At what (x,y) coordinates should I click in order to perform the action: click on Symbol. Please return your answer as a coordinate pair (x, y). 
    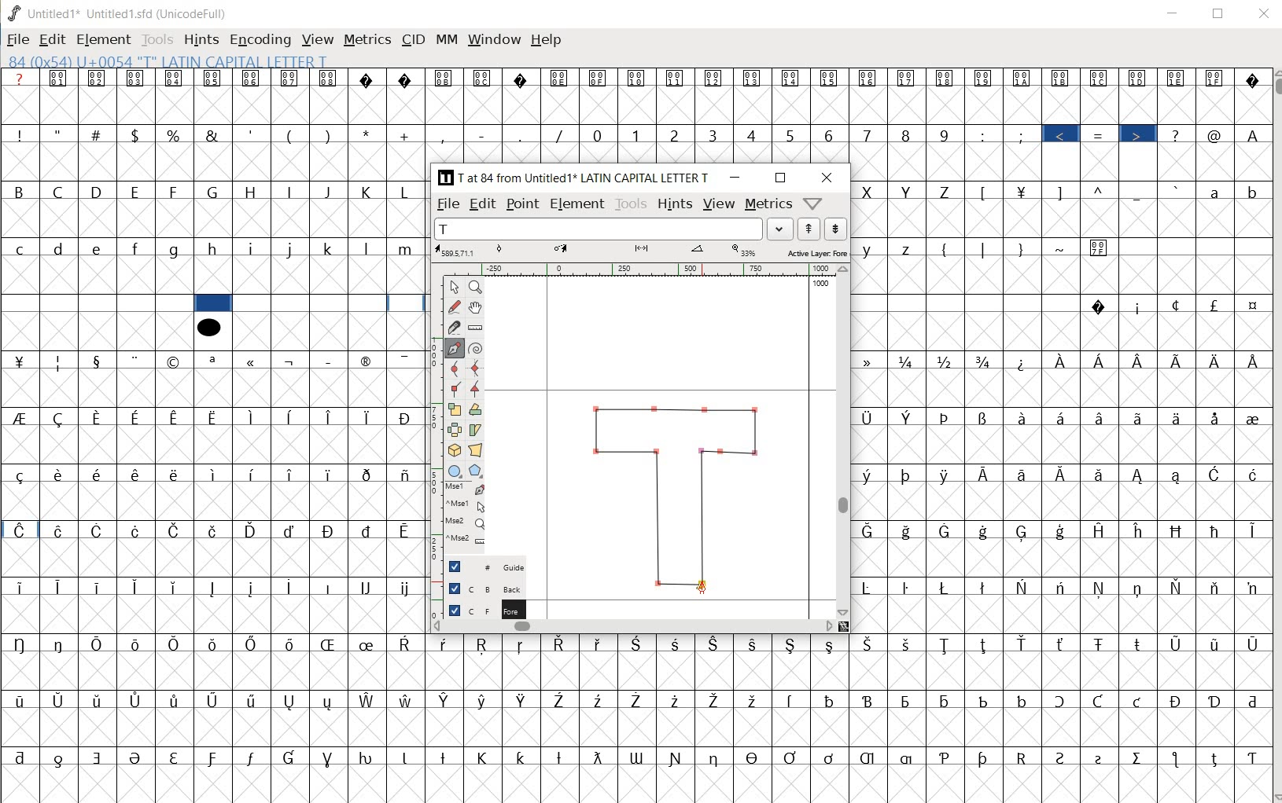
    Looking at the image, I should click on (1139, 642).